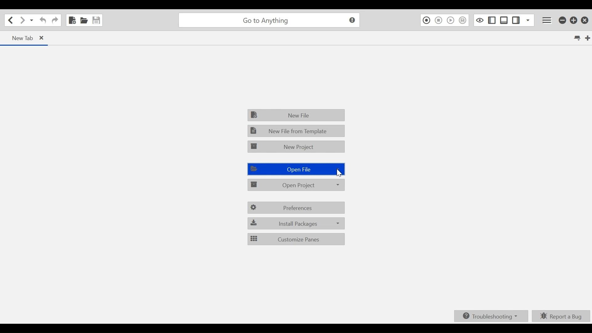 Image resolution: width=592 pixels, height=333 pixels. Describe the element at coordinates (491, 315) in the screenshot. I see `Troubleshooting` at that location.